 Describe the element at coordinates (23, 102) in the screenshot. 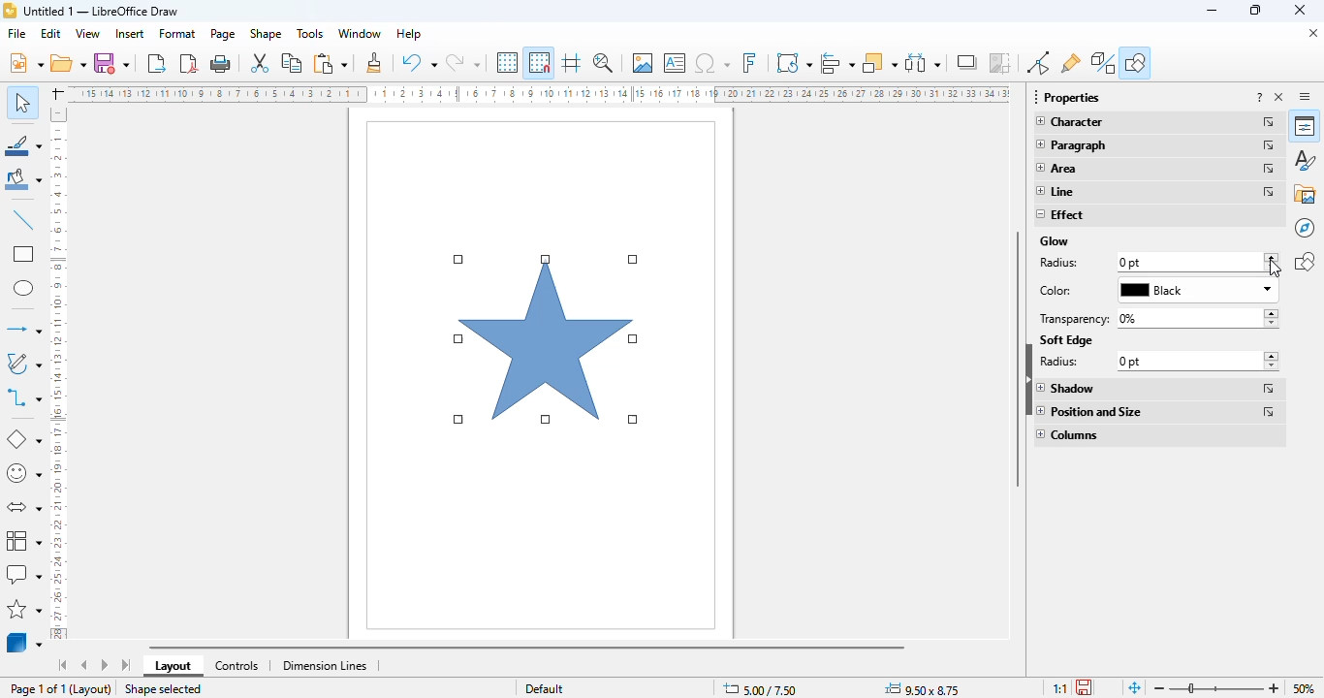

I see `select` at that location.